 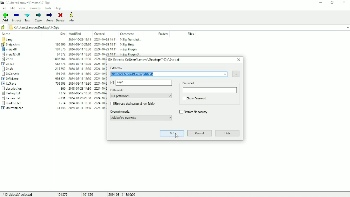 What do you see at coordinates (141, 115) in the screenshot?
I see `Overwrite mode:` at bounding box center [141, 115].